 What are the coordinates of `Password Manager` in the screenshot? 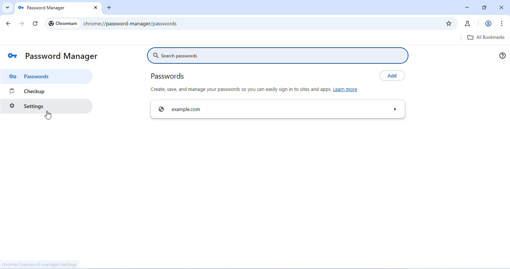 It's located at (57, 8).